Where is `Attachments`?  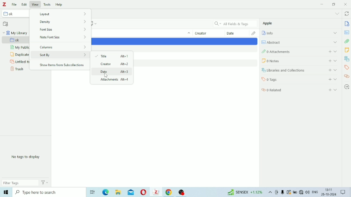 Attachments is located at coordinates (252, 33).